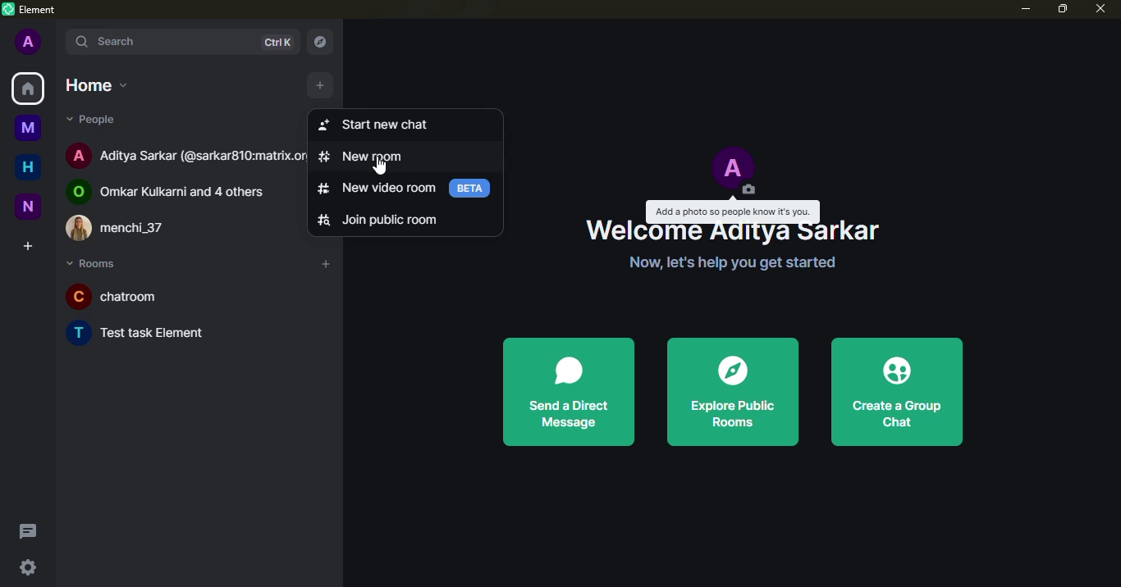 The width and height of the screenshot is (1121, 587). Describe the element at coordinates (898, 391) in the screenshot. I see `create a group chat` at that location.